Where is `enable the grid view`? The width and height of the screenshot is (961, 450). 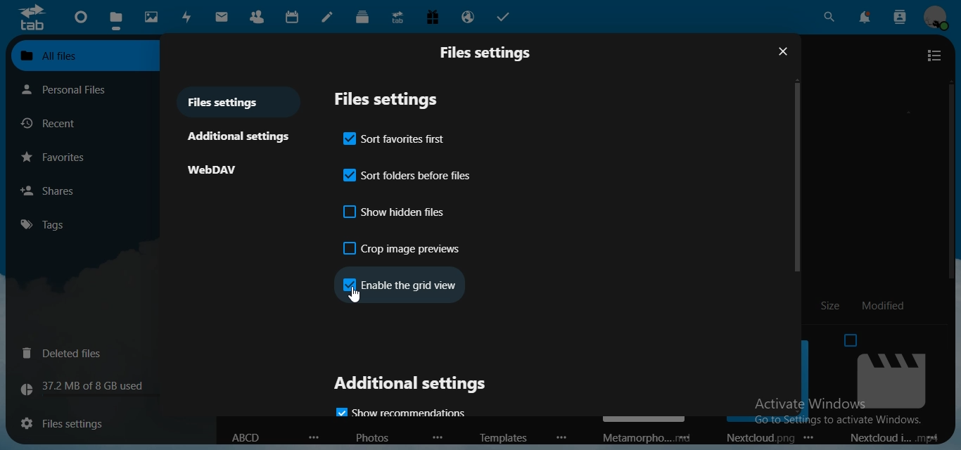
enable the grid view is located at coordinates (399, 283).